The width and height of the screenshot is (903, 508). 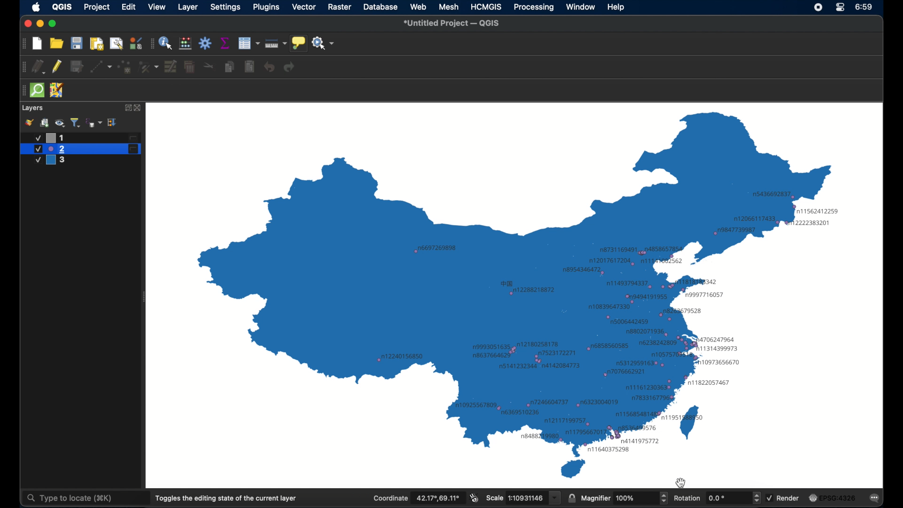 What do you see at coordinates (171, 66) in the screenshot?
I see `modify attributes` at bounding box center [171, 66].